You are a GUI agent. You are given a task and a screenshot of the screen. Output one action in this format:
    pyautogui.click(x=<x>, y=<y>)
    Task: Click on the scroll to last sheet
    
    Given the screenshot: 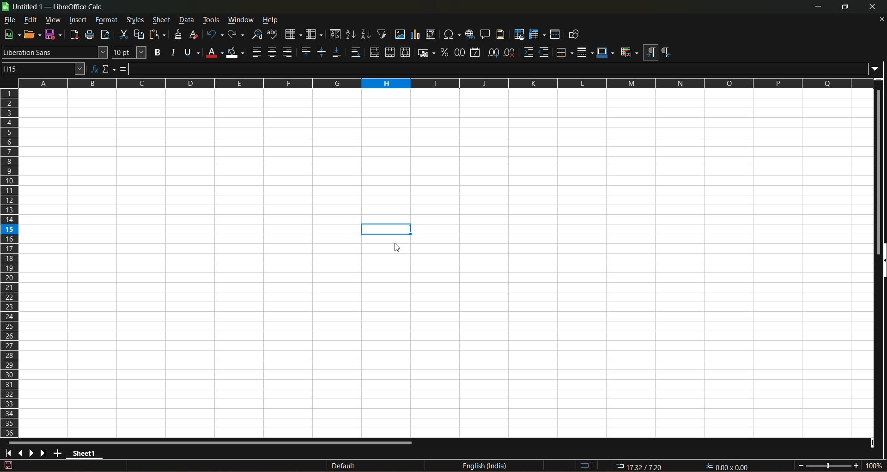 What is the action you would take?
    pyautogui.click(x=45, y=453)
    